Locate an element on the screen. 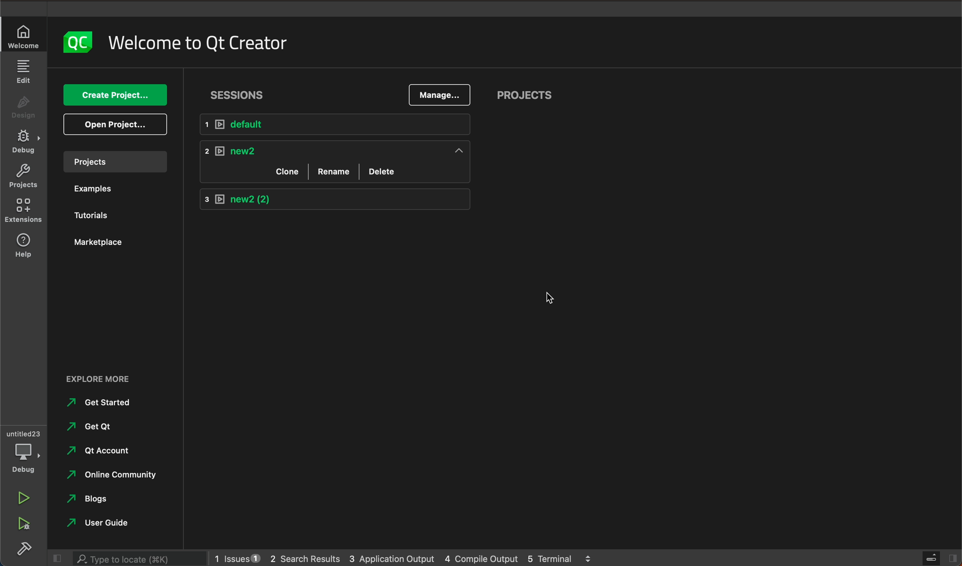 The width and height of the screenshot is (962, 566). projects is located at coordinates (524, 94).